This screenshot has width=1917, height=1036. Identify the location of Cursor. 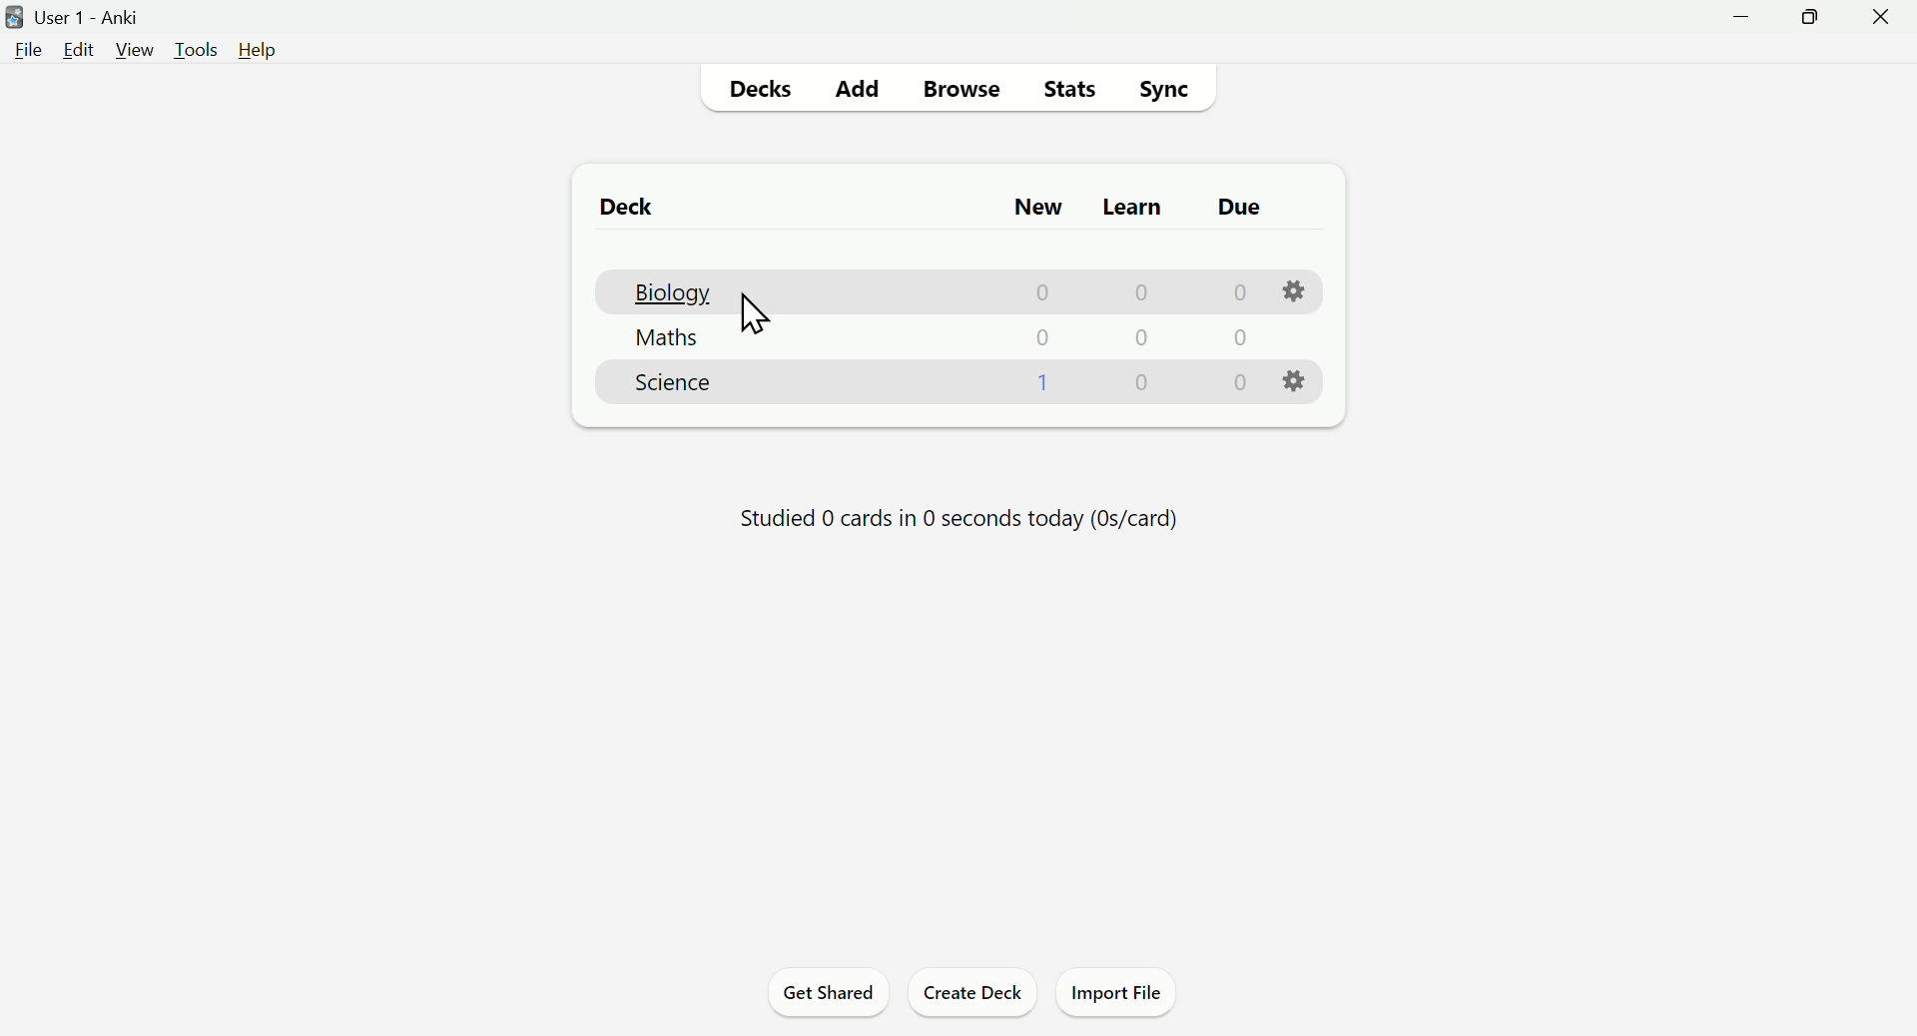
(756, 316).